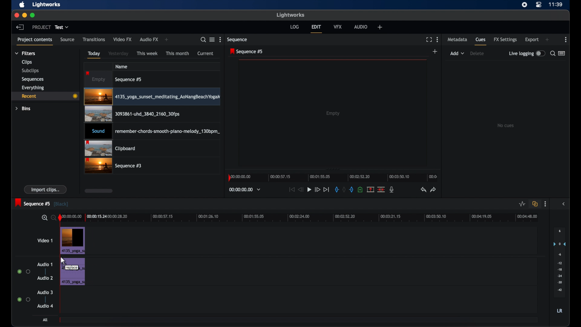  Describe the element at coordinates (336, 190) in the screenshot. I see `in mark` at that location.